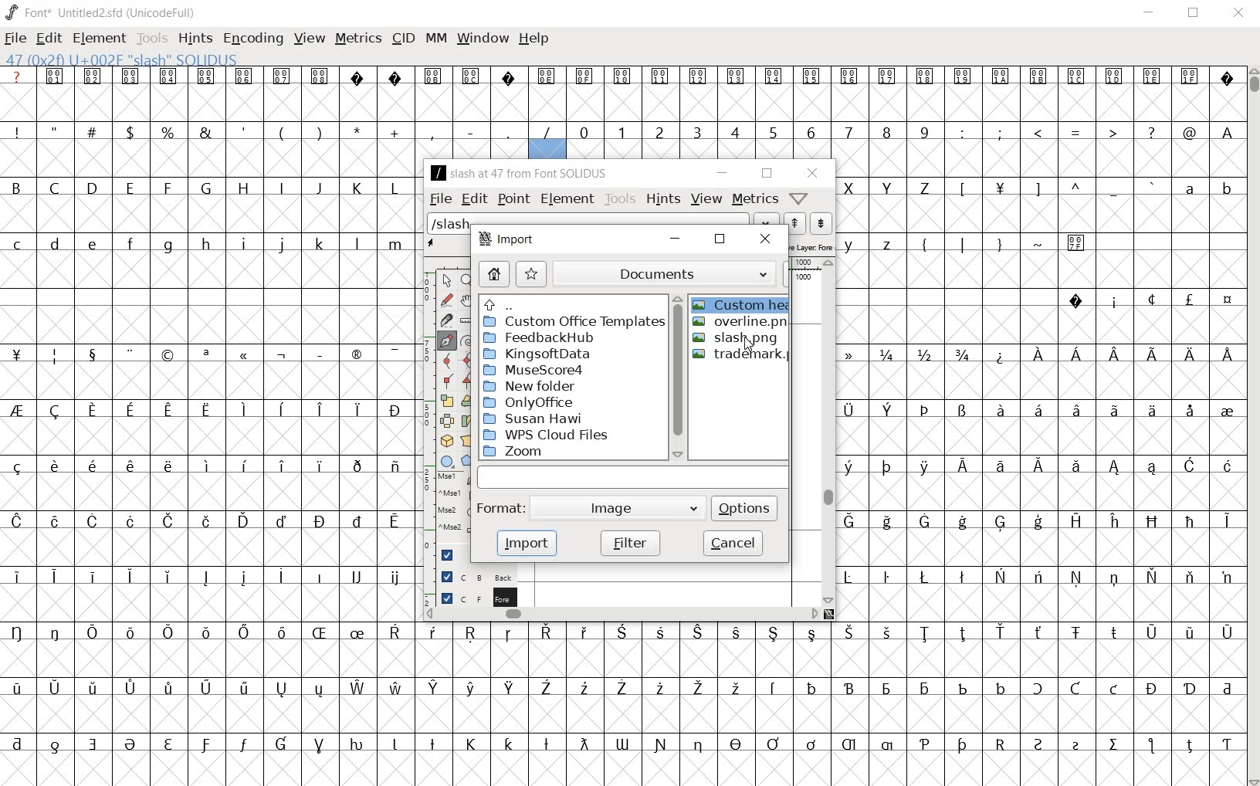 The image size is (1260, 786). I want to click on y z, so click(872, 244).